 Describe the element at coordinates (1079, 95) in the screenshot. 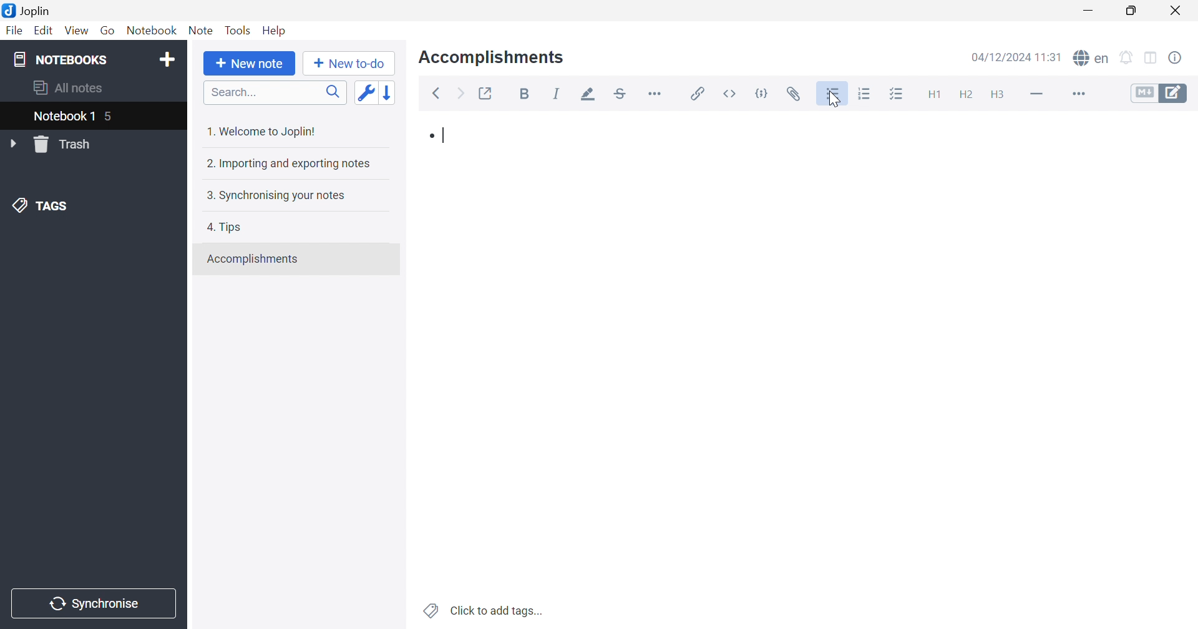

I see `More` at that location.